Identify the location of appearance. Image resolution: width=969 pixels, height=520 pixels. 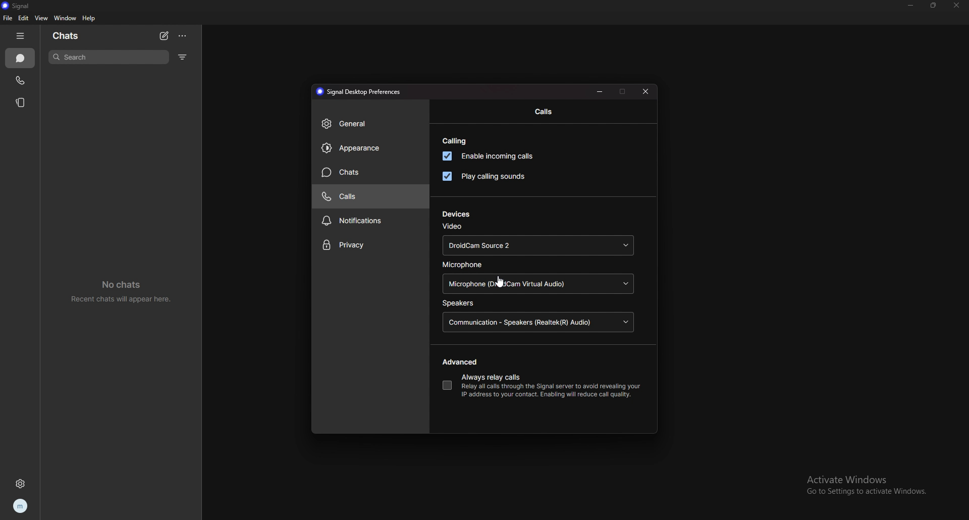
(370, 148).